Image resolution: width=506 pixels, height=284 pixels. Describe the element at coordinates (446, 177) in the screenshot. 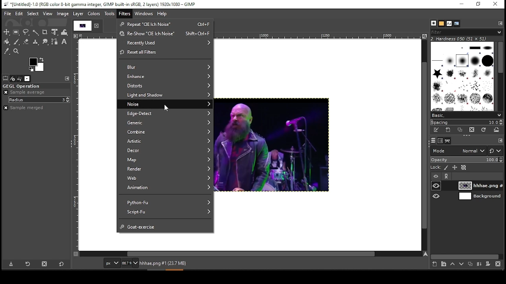

I see `link` at that location.